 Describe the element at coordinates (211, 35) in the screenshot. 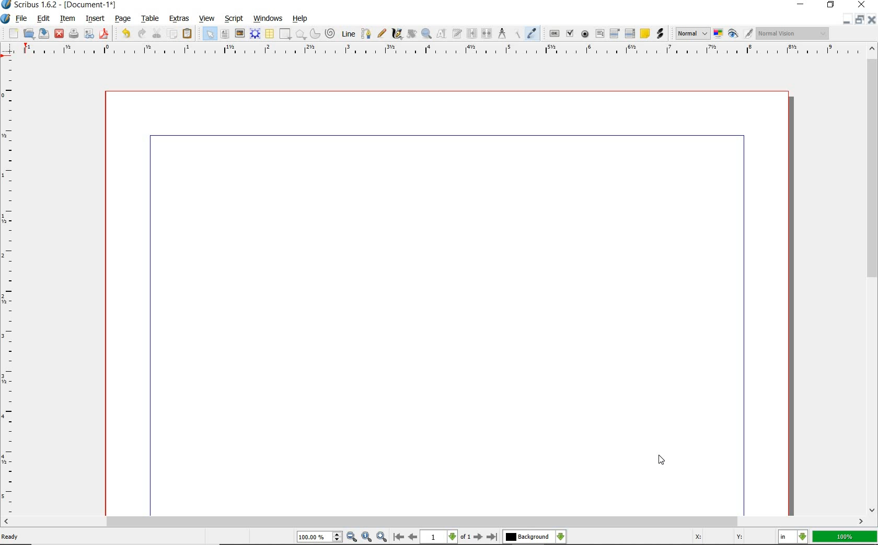

I see `select` at that location.